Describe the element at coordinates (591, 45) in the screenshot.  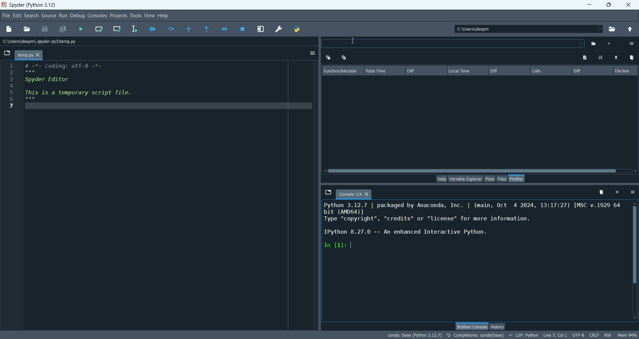
I see `select file` at that location.